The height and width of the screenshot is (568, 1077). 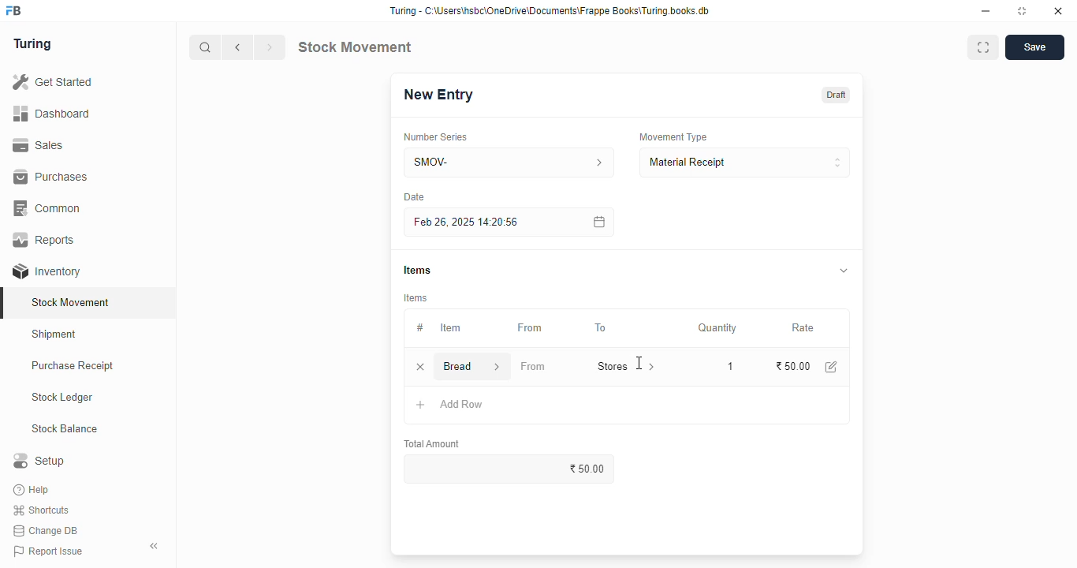 What do you see at coordinates (983, 47) in the screenshot?
I see `toggle between form and full width` at bounding box center [983, 47].